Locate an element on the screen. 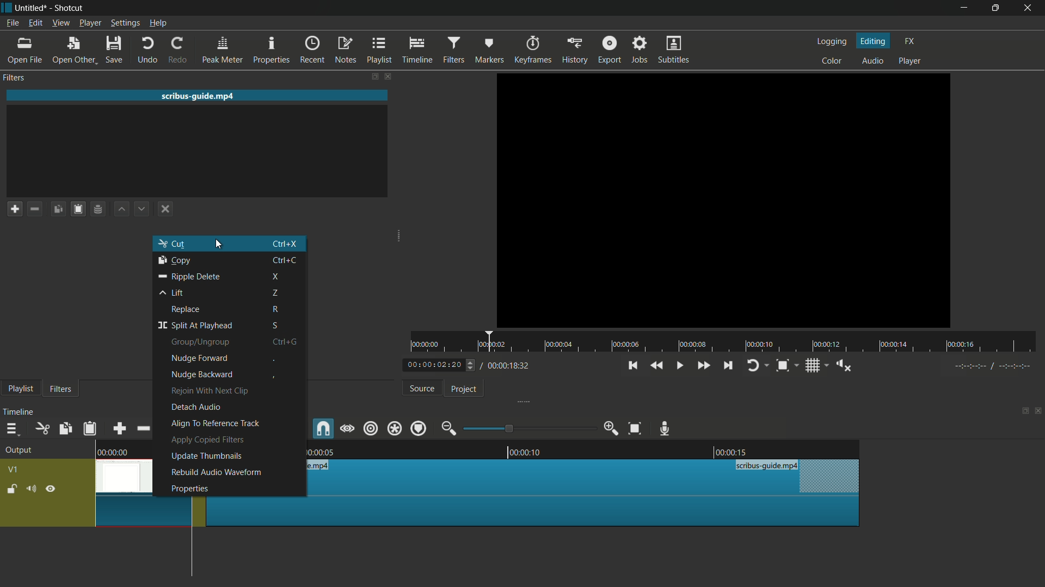 The image size is (1045, 587). lift is located at coordinates (169, 292).